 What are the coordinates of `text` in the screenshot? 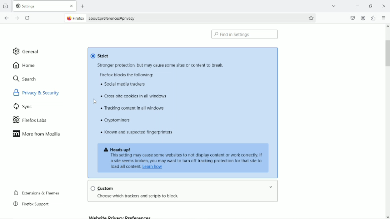 It's located at (160, 66).